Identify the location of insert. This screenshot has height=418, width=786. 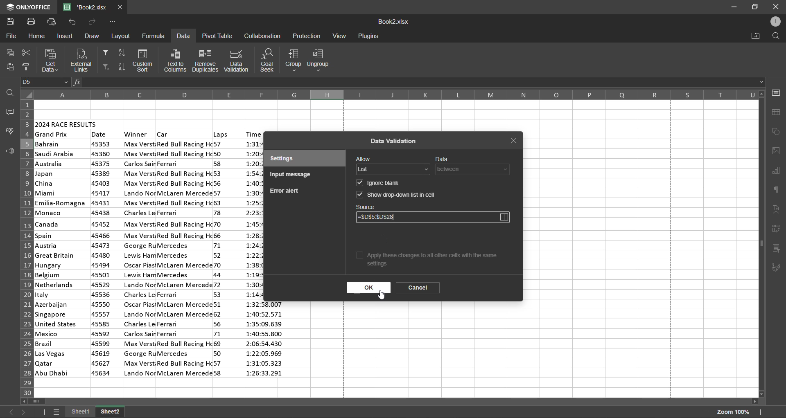
(66, 36).